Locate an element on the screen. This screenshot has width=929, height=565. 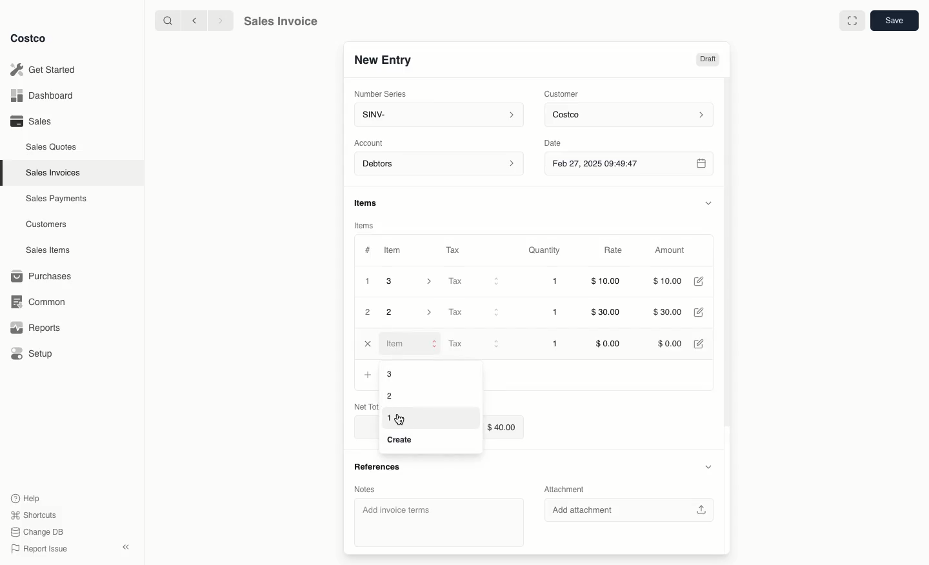
Debtors is located at coordinates (439, 164).